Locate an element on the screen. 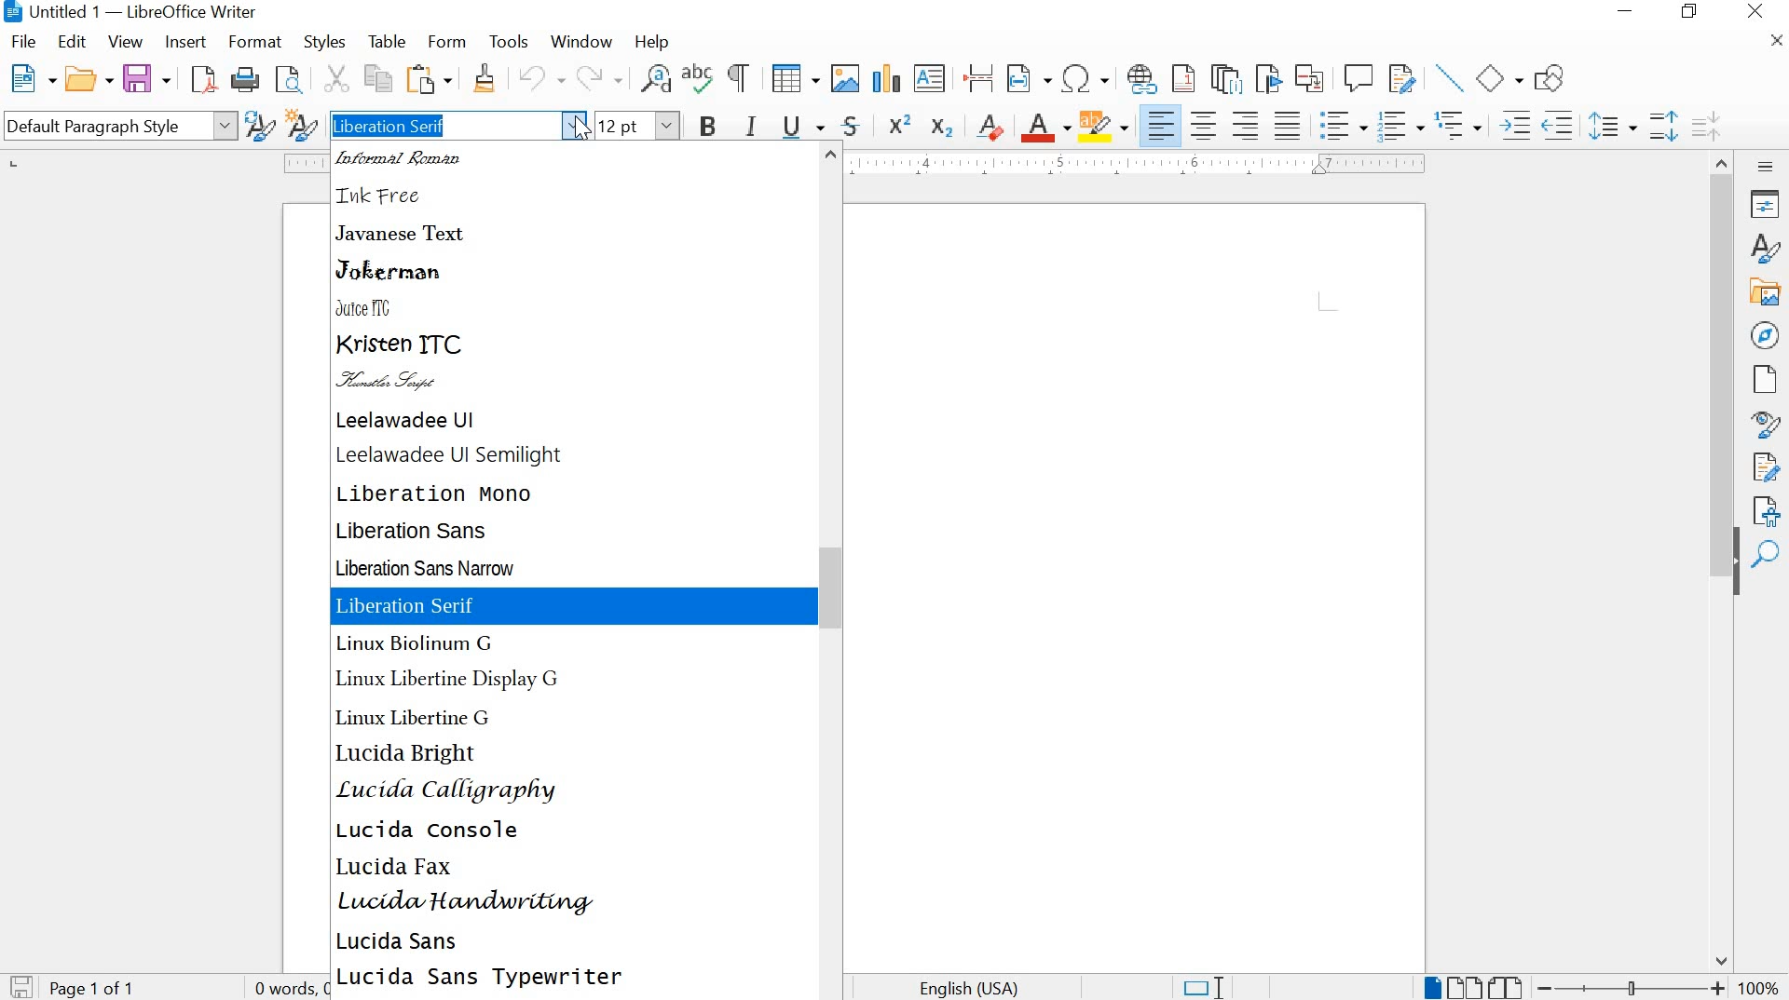  RESTORE DOWN is located at coordinates (1693, 14).